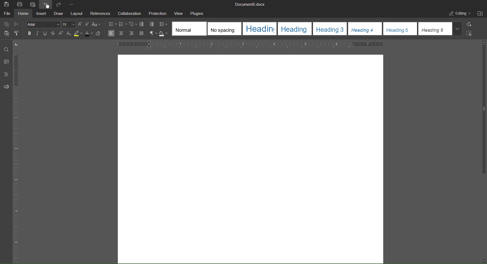 The width and height of the screenshot is (487, 264). What do you see at coordinates (153, 34) in the screenshot?
I see `Nonprinting Characters` at bounding box center [153, 34].